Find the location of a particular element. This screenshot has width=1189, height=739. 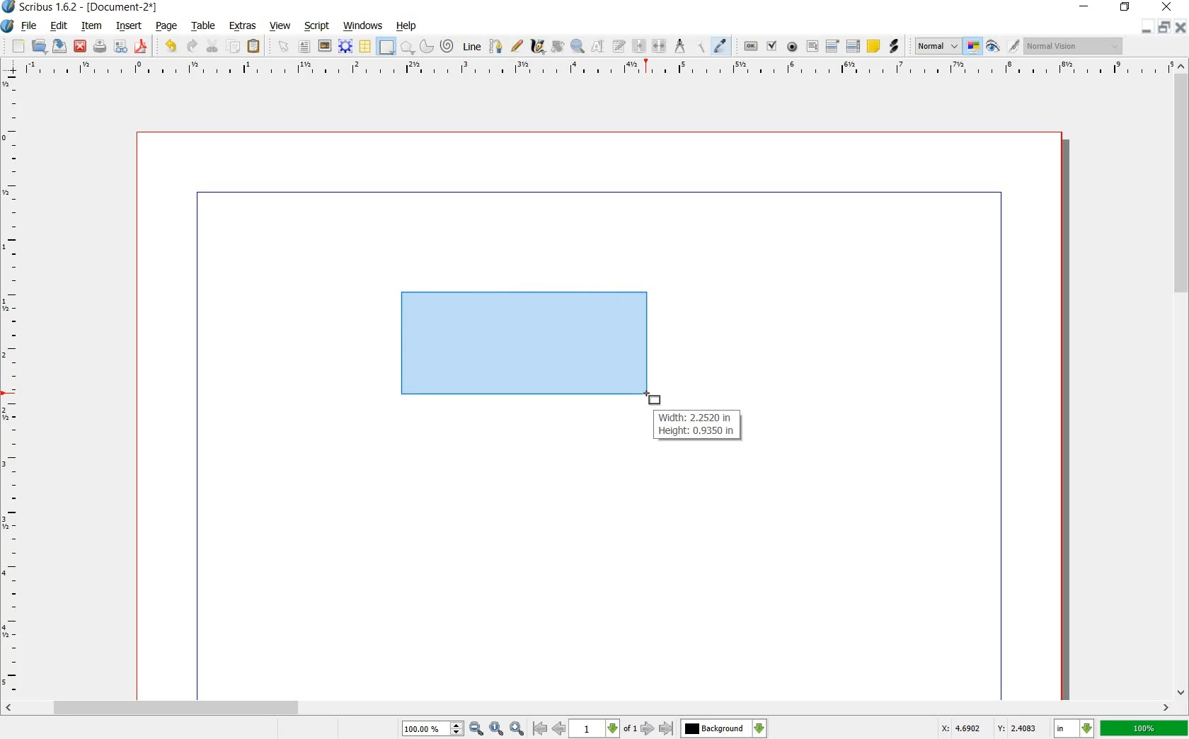

TEXT FRAME is located at coordinates (305, 47).